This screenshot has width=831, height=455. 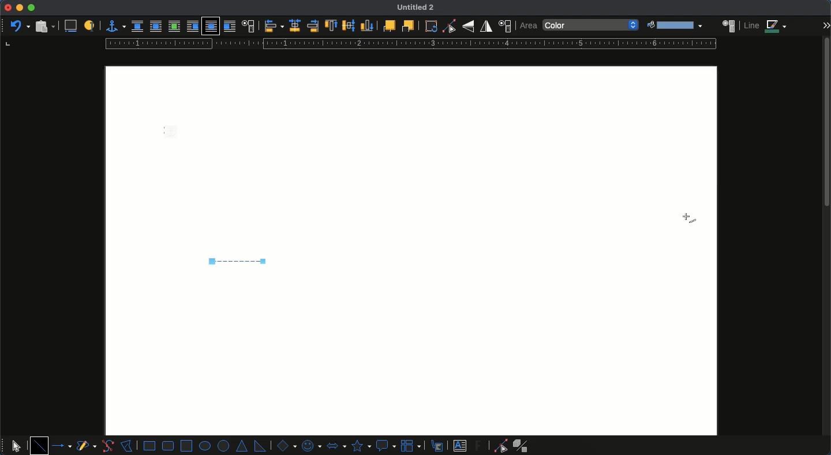 What do you see at coordinates (460, 446) in the screenshot?
I see `text box` at bounding box center [460, 446].